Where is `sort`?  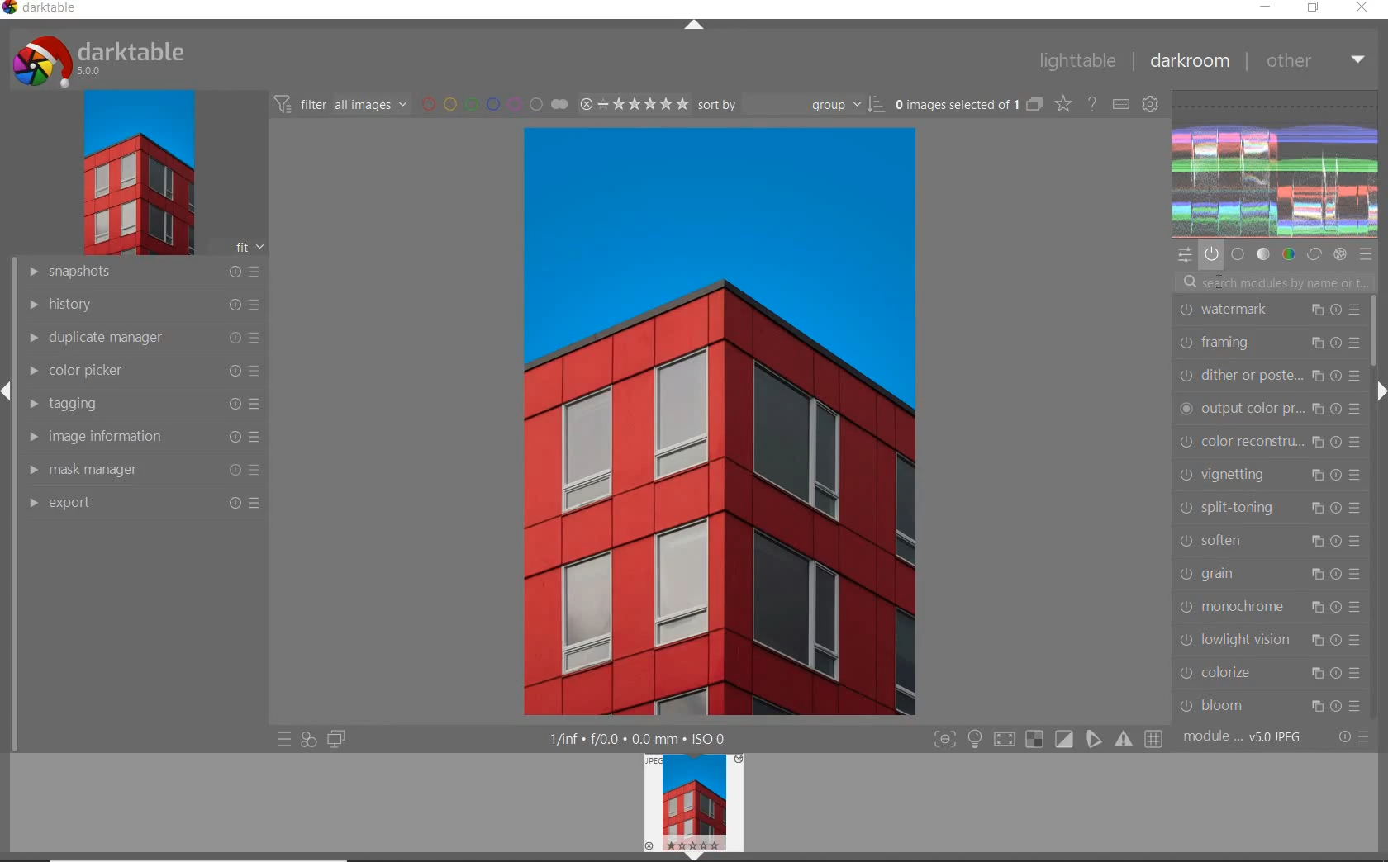
sort is located at coordinates (791, 103).